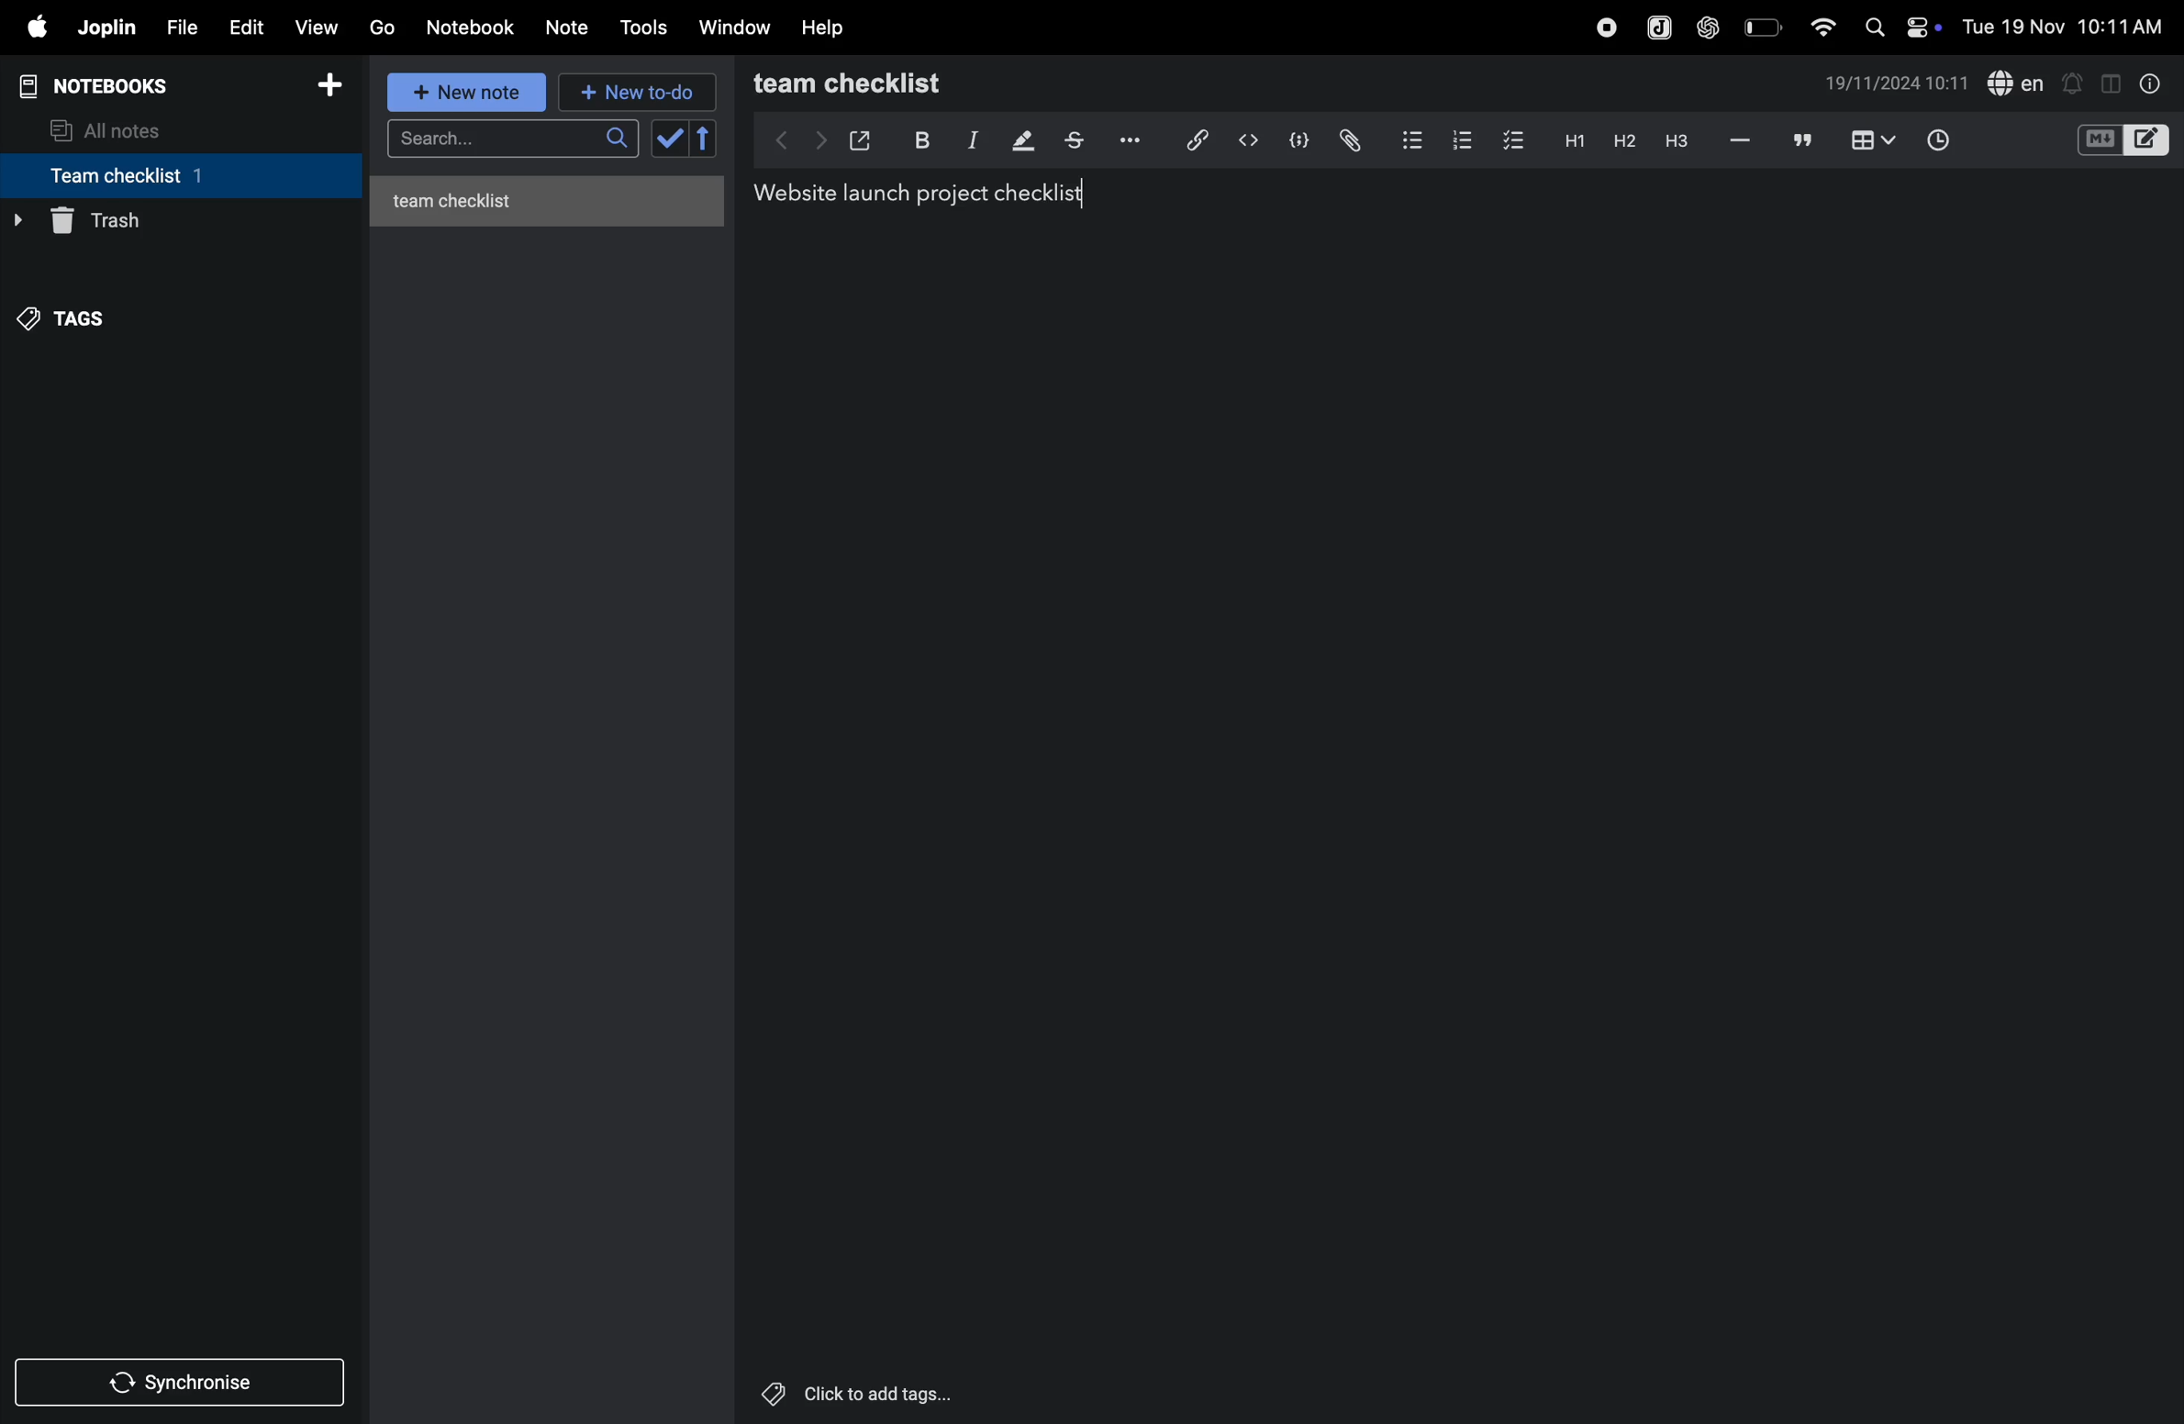 The image size is (2184, 1424). I want to click on search , so click(509, 141).